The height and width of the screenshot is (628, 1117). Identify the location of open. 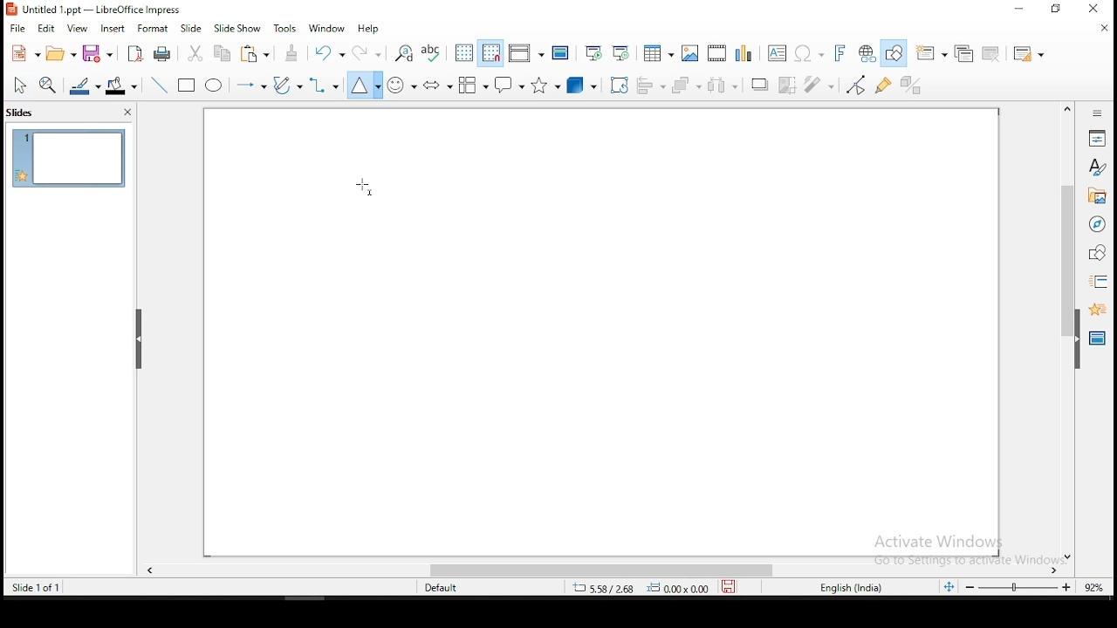
(62, 56).